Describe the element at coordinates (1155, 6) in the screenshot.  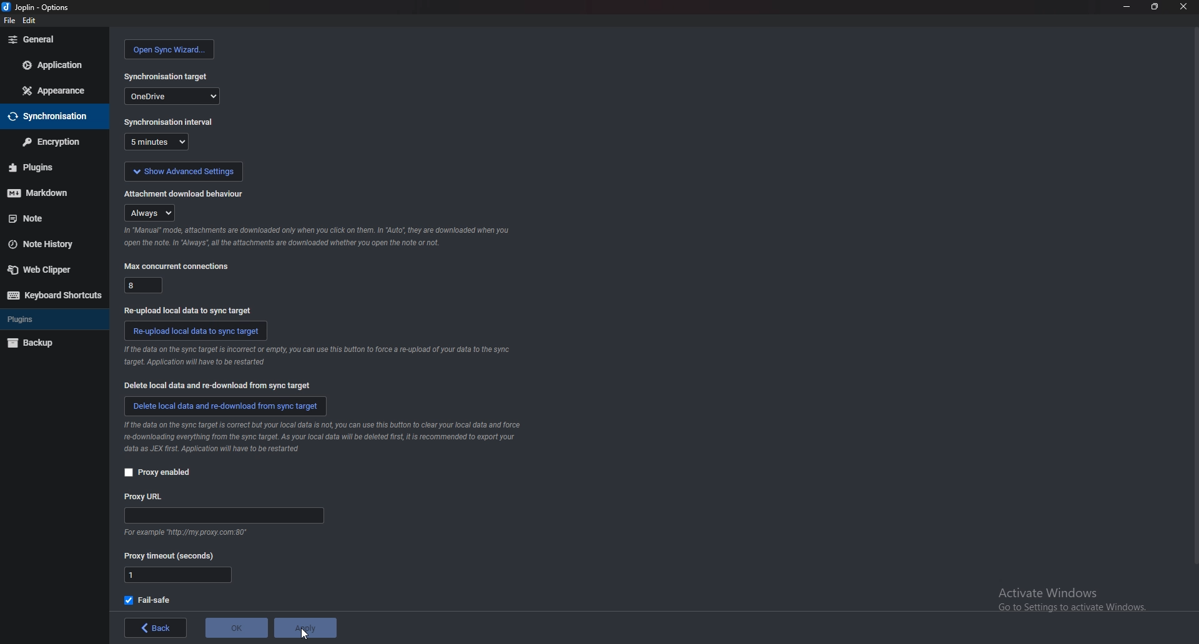
I see `resize` at that location.